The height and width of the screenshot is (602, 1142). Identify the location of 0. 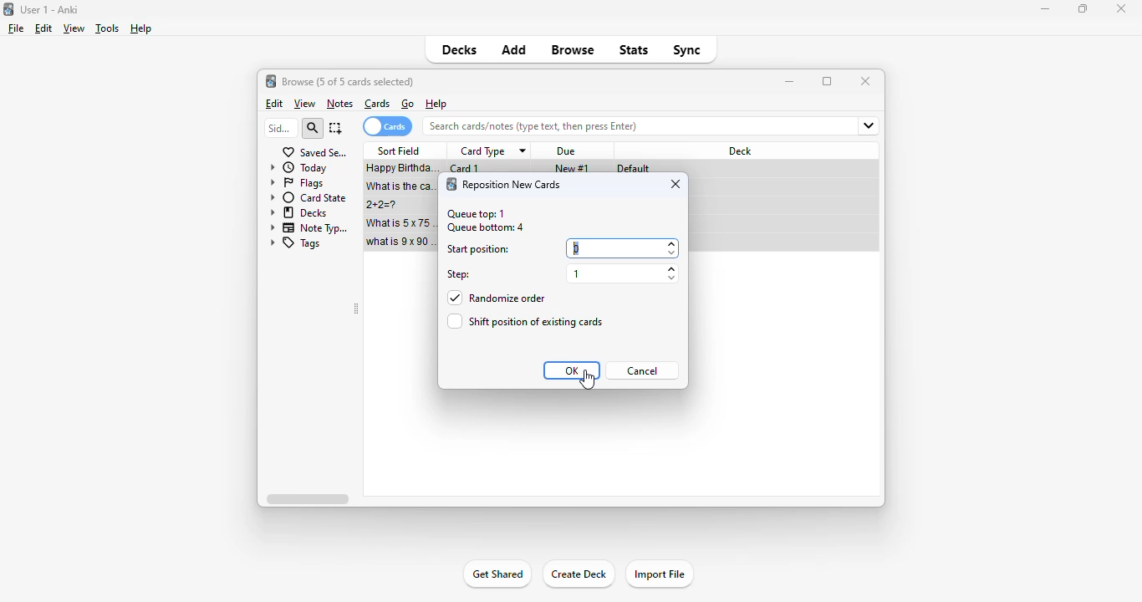
(622, 248).